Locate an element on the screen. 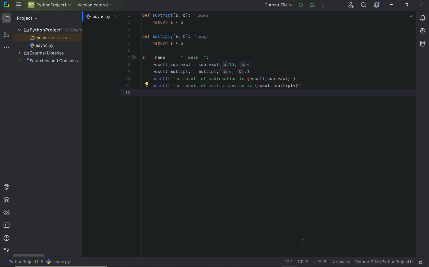 This screenshot has height=267, width=429. search everywhere is located at coordinates (364, 5).